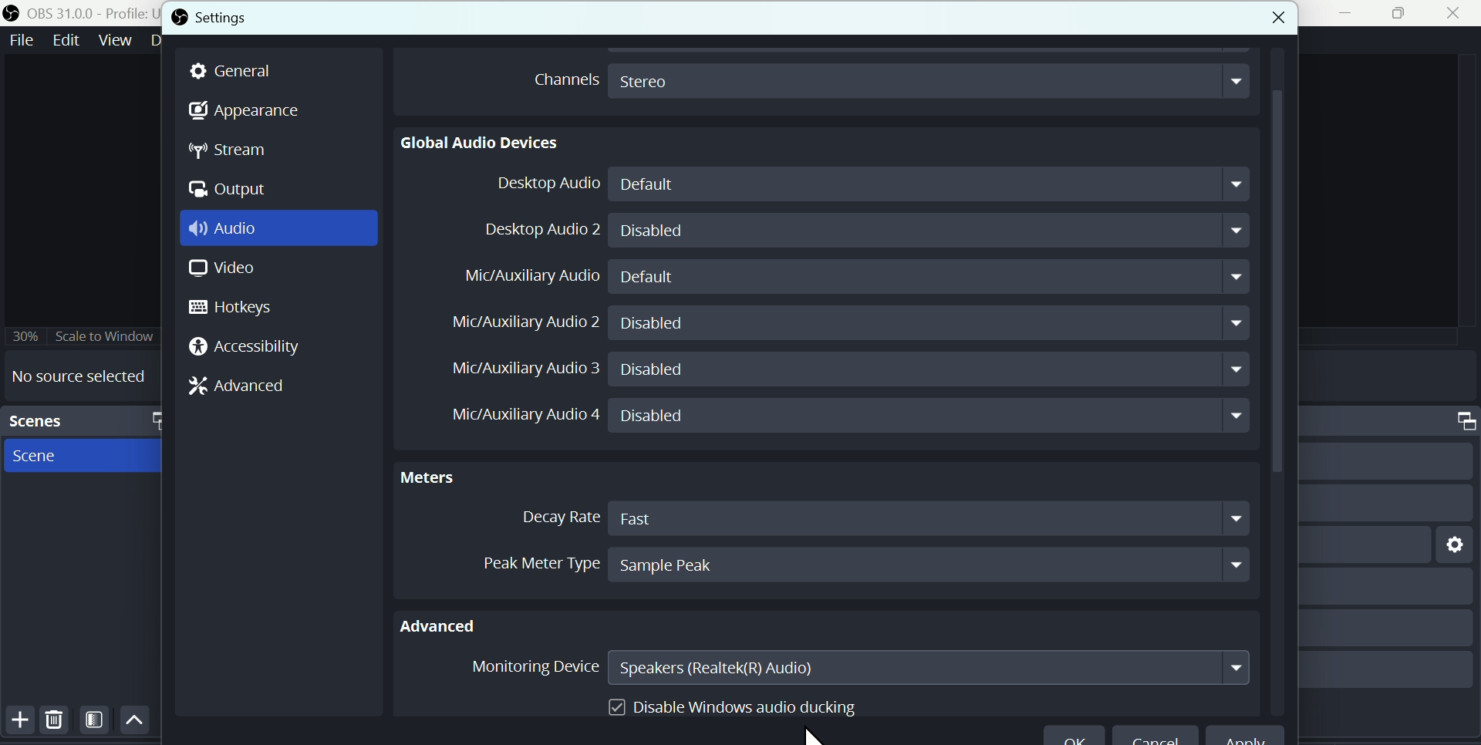 Image resolution: width=1481 pixels, height=745 pixels. Describe the element at coordinates (134, 721) in the screenshot. I see `Up` at that location.